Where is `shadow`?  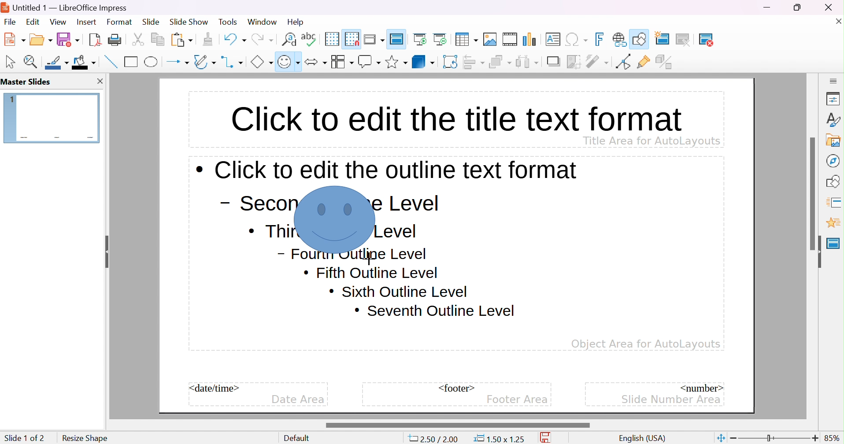
shadow is located at coordinates (555, 62).